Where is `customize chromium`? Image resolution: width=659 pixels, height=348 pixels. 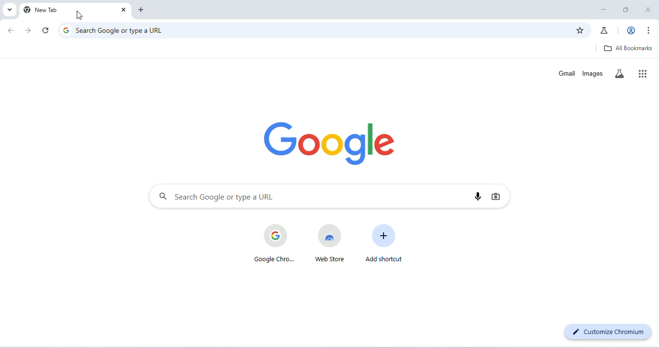 customize chromium is located at coordinates (609, 331).